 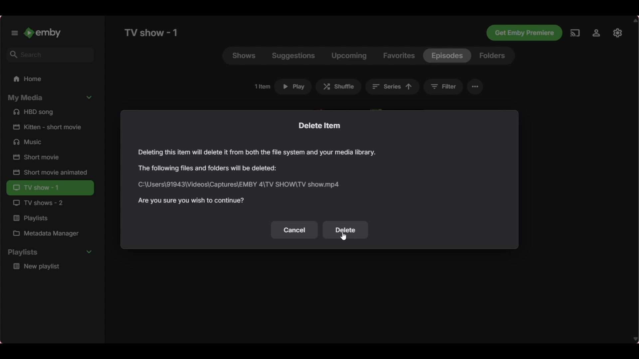 What do you see at coordinates (349, 56) in the screenshot?
I see `Upcoming` at bounding box center [349, 56].